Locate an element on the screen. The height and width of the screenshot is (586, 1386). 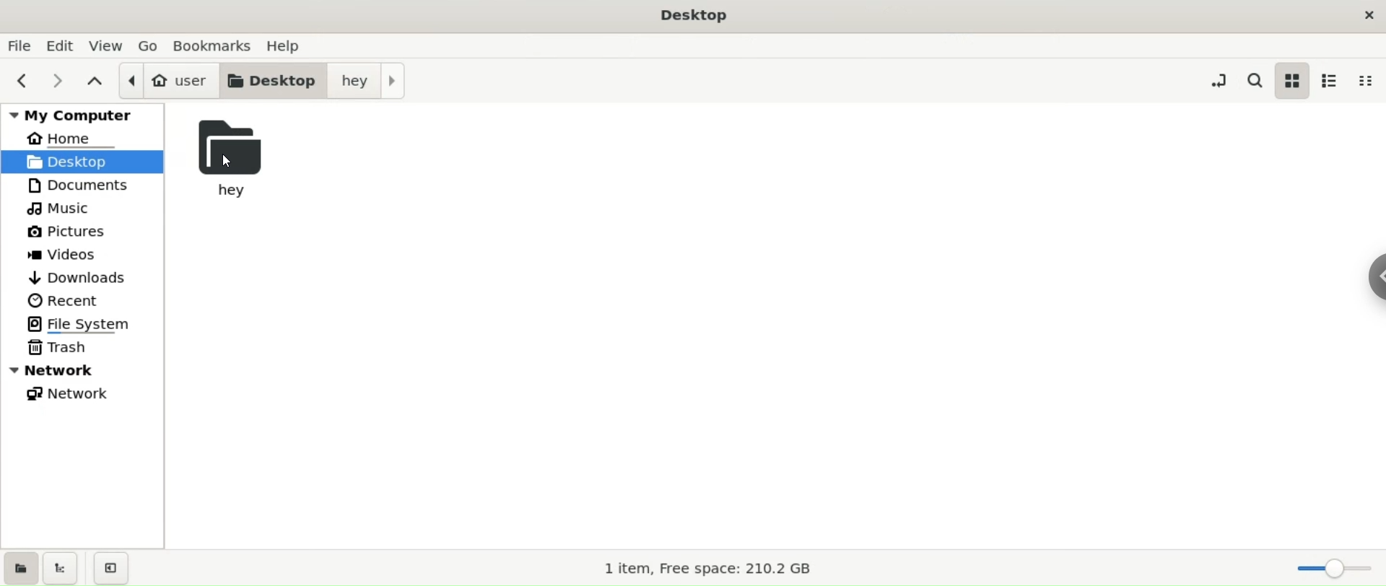
compact view is located at coordinates (1369, 80).